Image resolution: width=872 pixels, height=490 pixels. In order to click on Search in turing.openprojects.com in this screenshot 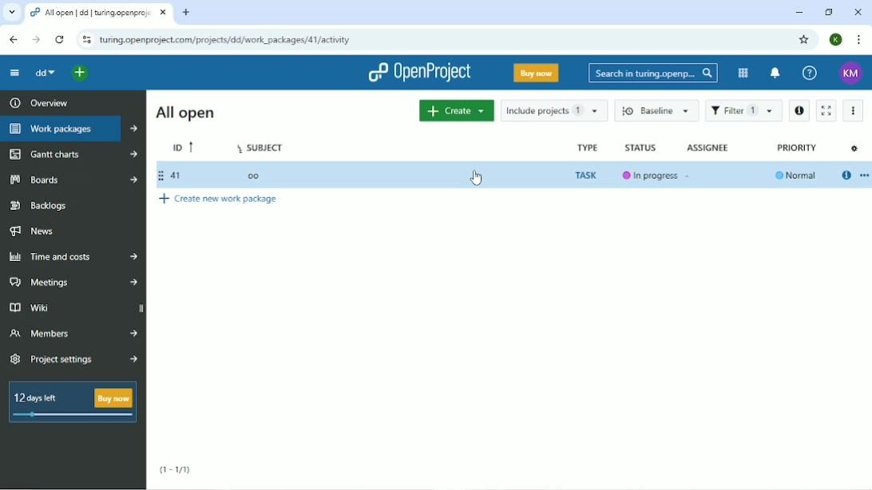, I will do `click(652, 73)`.